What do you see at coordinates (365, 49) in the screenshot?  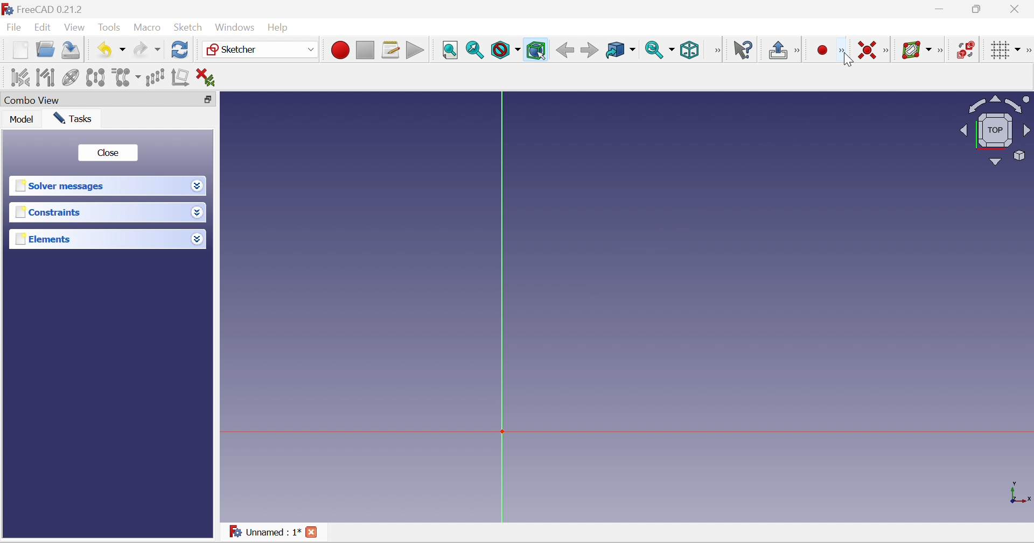 I see `Stop macro recording` at bounding box center [365, 49].